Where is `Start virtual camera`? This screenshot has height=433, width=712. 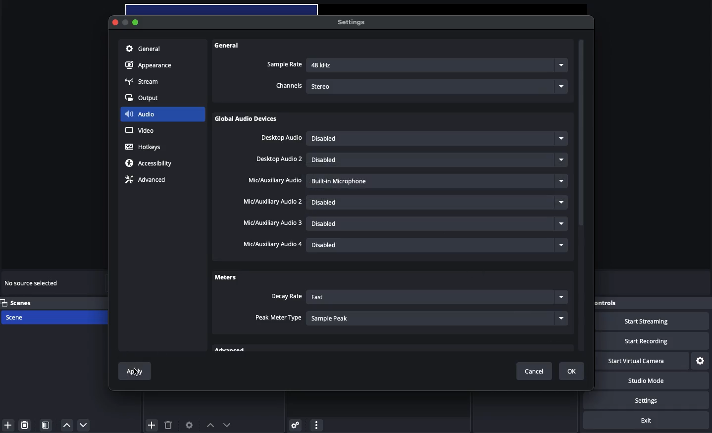 Start virtual camera is located at coordinates (641, 361).